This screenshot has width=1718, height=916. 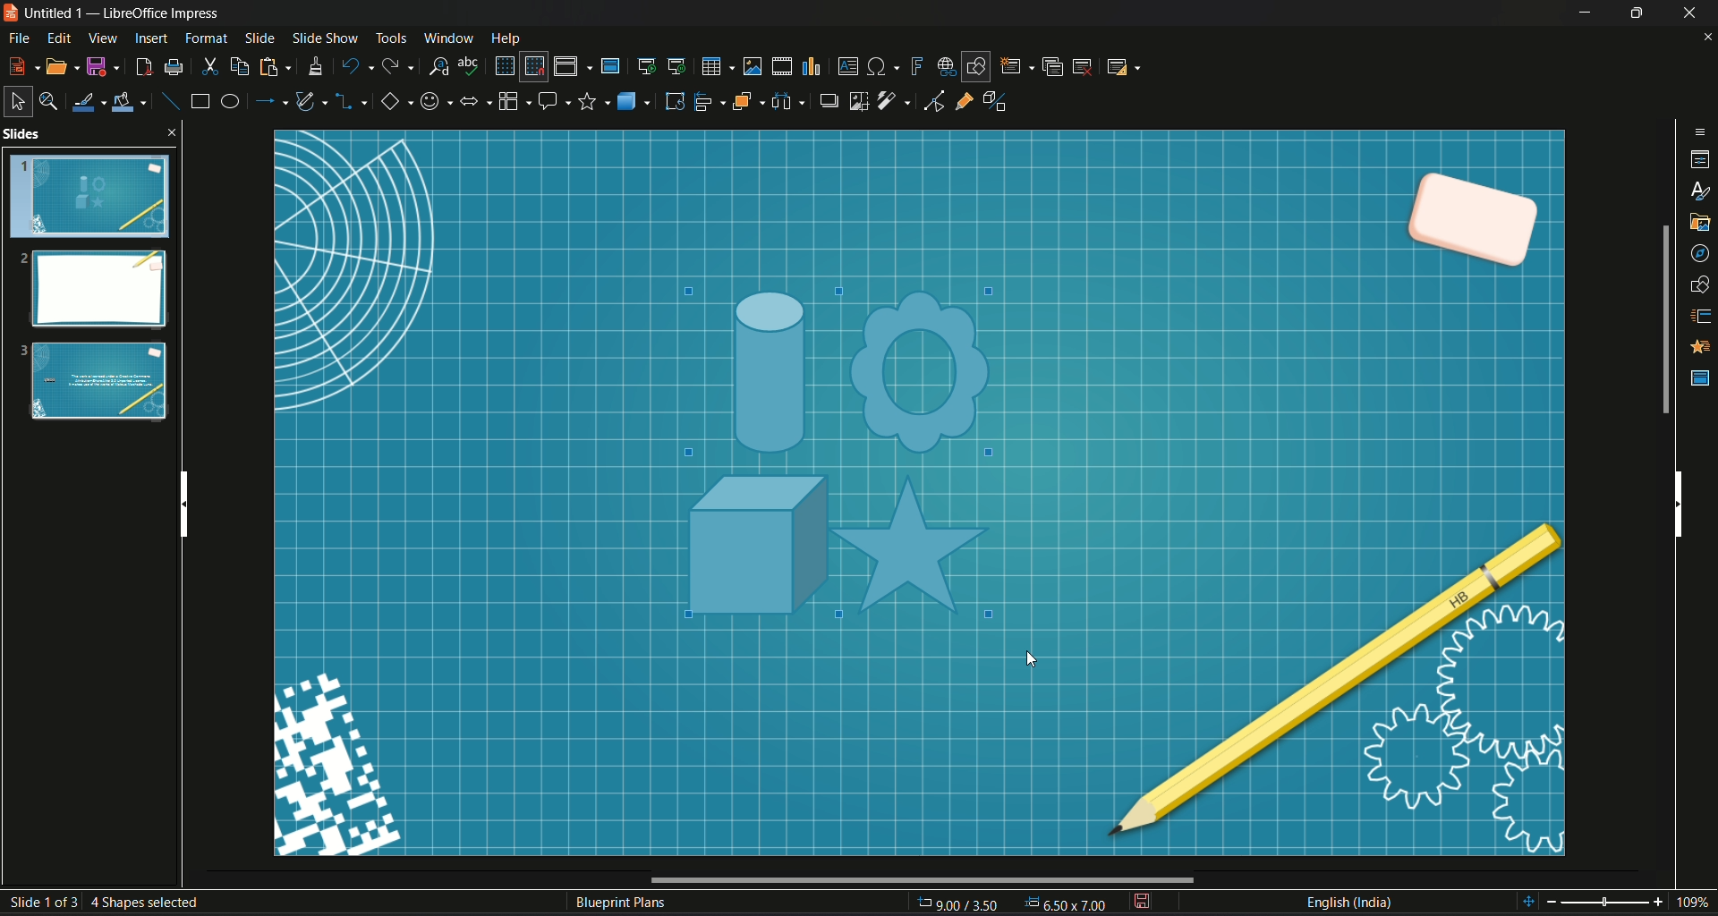 What do you see at coordinates (260, 37) in the screenshot?
I see `slide` at bounding box center [260, 37].